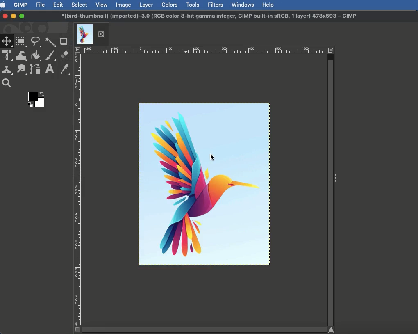  I want to click on Magnify, so click(8, 83).